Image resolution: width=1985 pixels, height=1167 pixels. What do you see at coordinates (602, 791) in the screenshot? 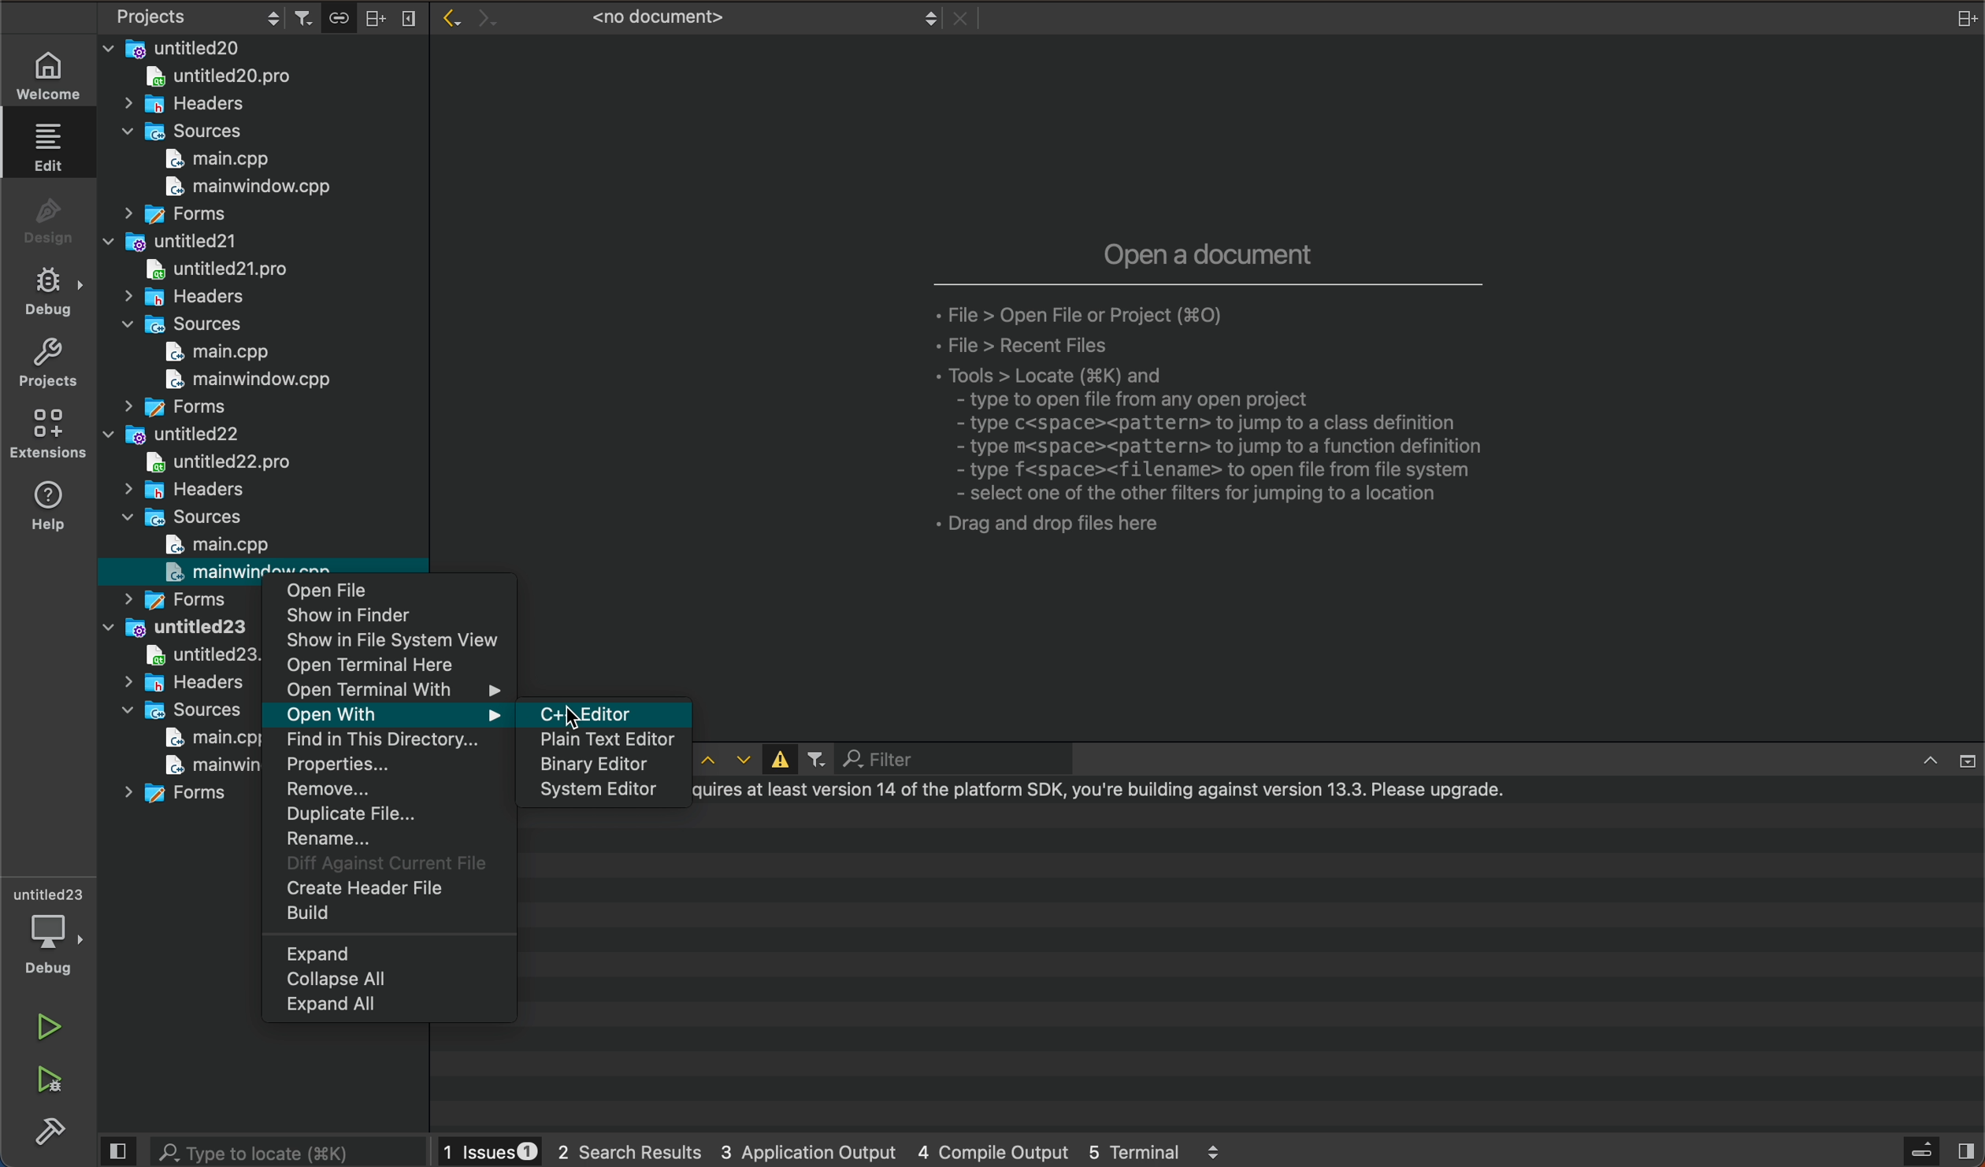
I see `system editor` at bounding box center [602, 791].